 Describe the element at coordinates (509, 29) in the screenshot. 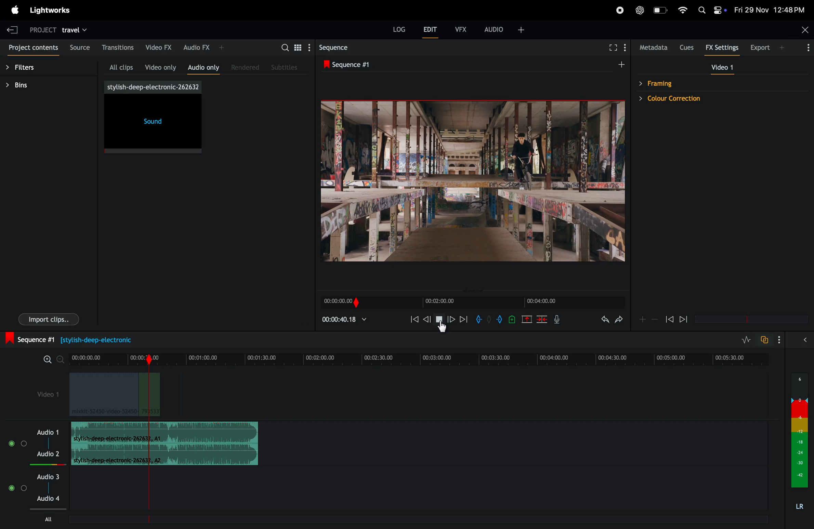

I see `audio` at that location.